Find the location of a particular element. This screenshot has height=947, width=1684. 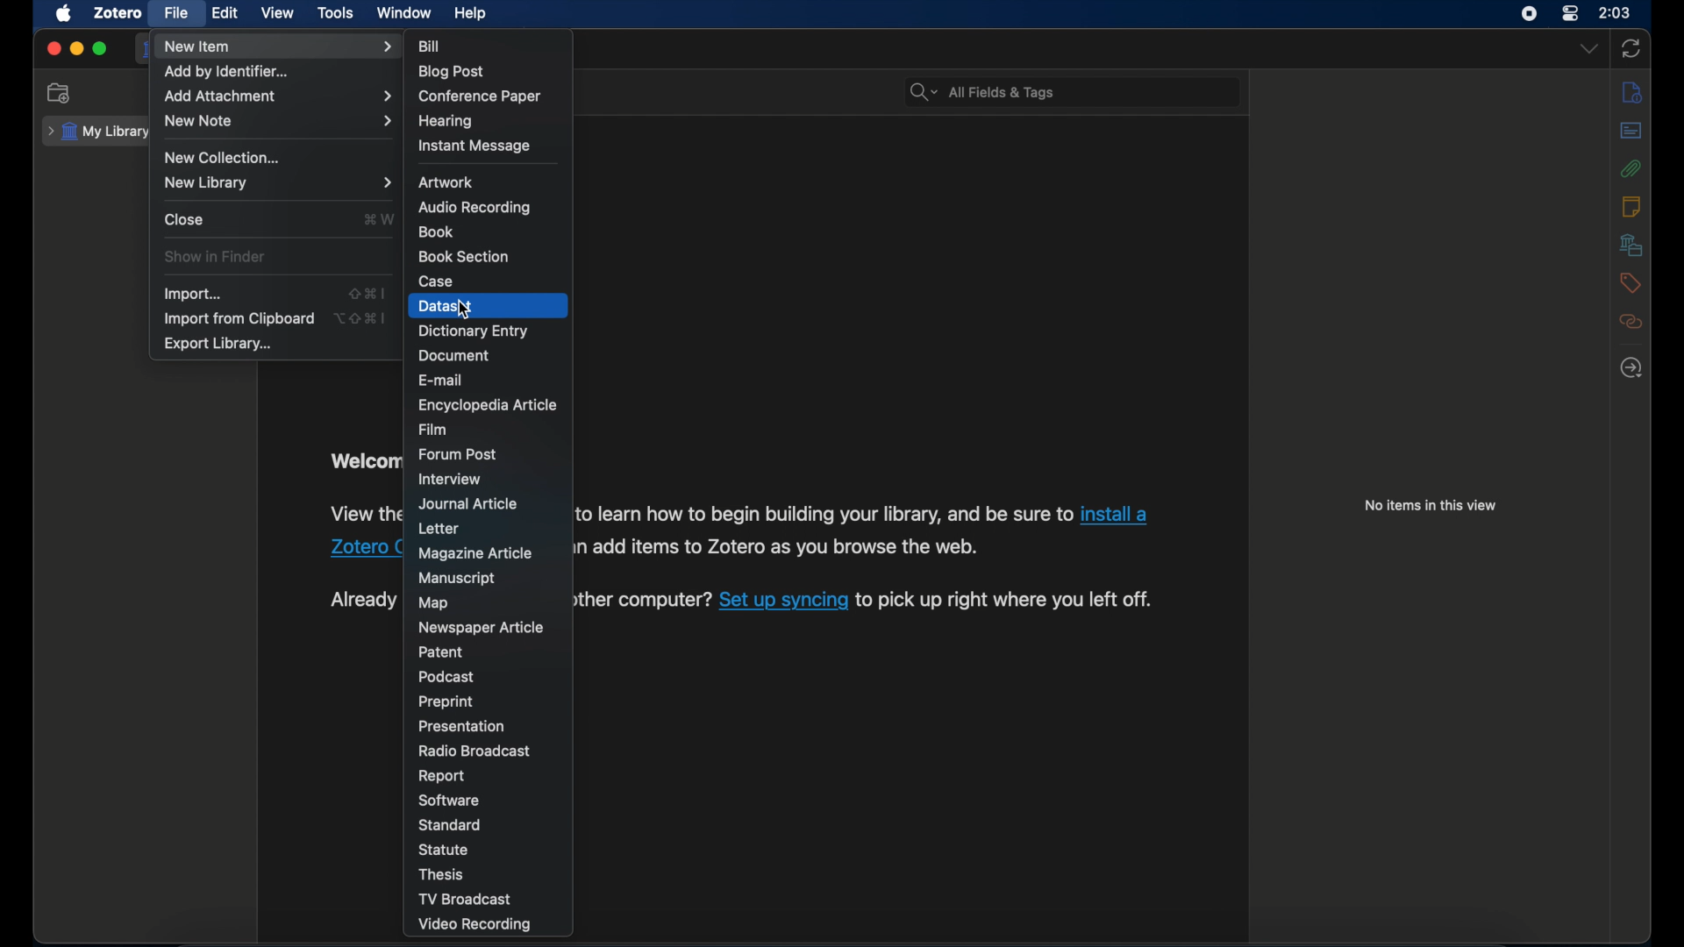

notes is located at coordinates (1630, 206).